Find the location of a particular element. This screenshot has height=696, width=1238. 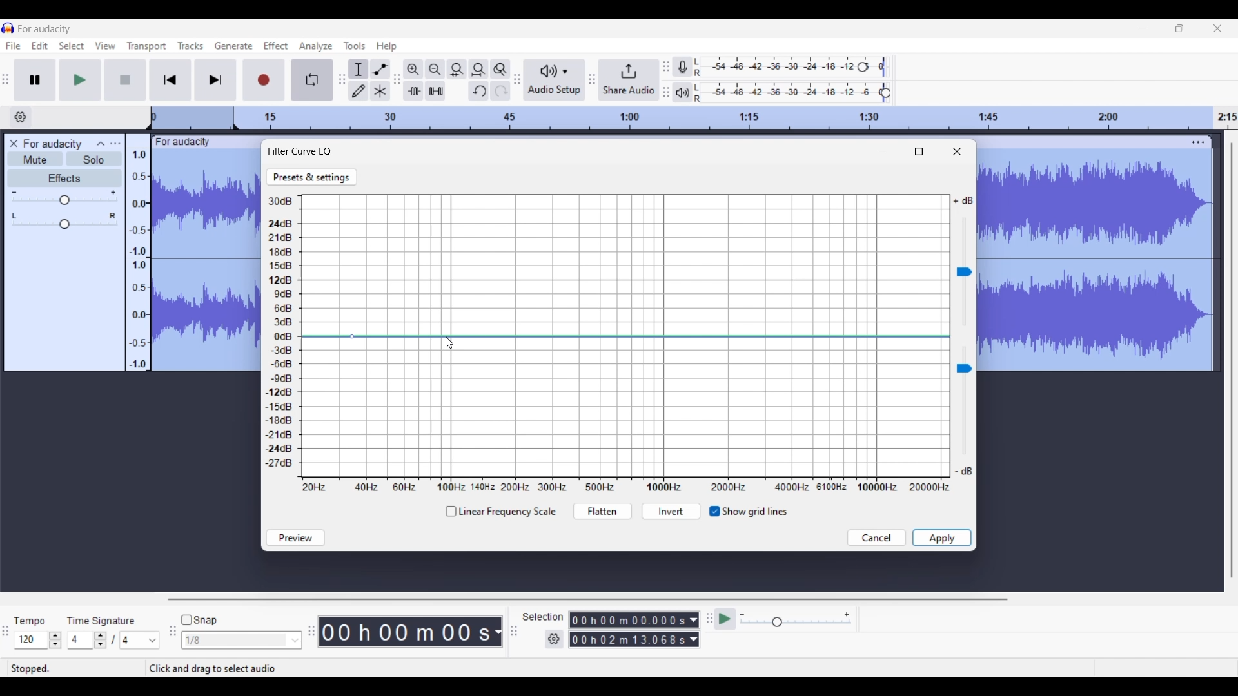

Selection is located at coordinates (543, 618).